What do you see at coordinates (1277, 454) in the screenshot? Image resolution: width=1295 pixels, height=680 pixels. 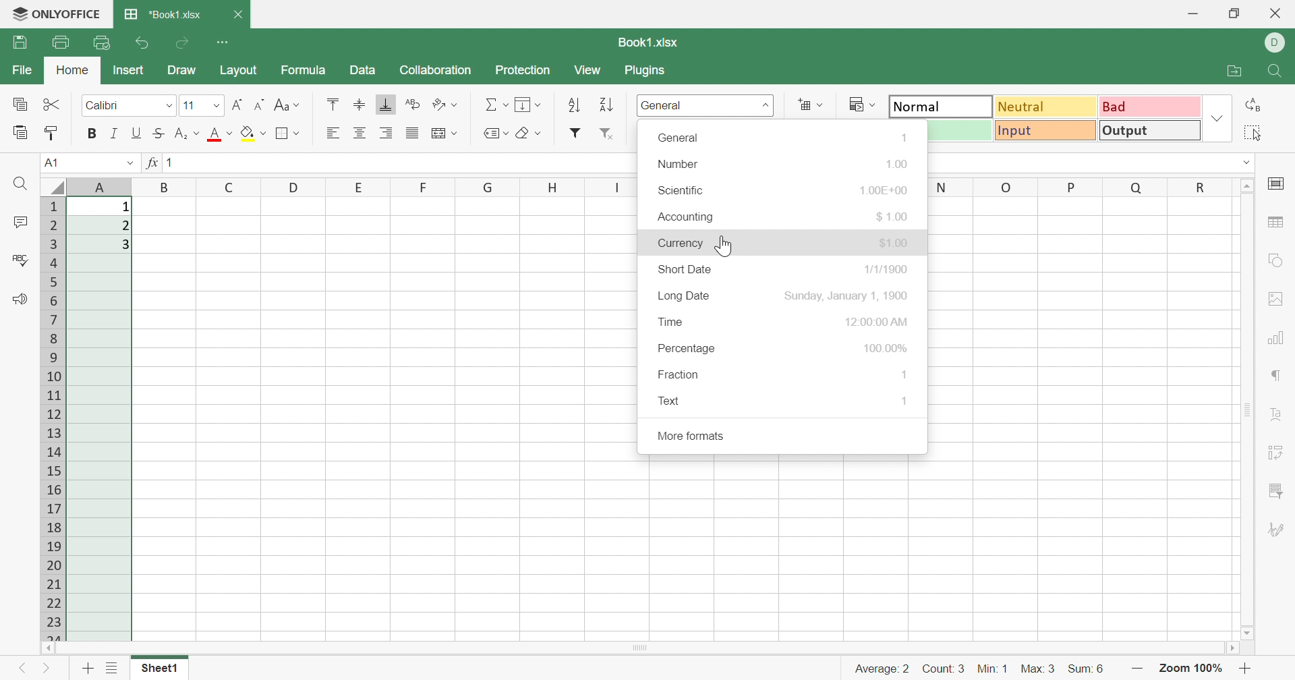 I see `Pivot table settings` at bounding box center [1277, 454].